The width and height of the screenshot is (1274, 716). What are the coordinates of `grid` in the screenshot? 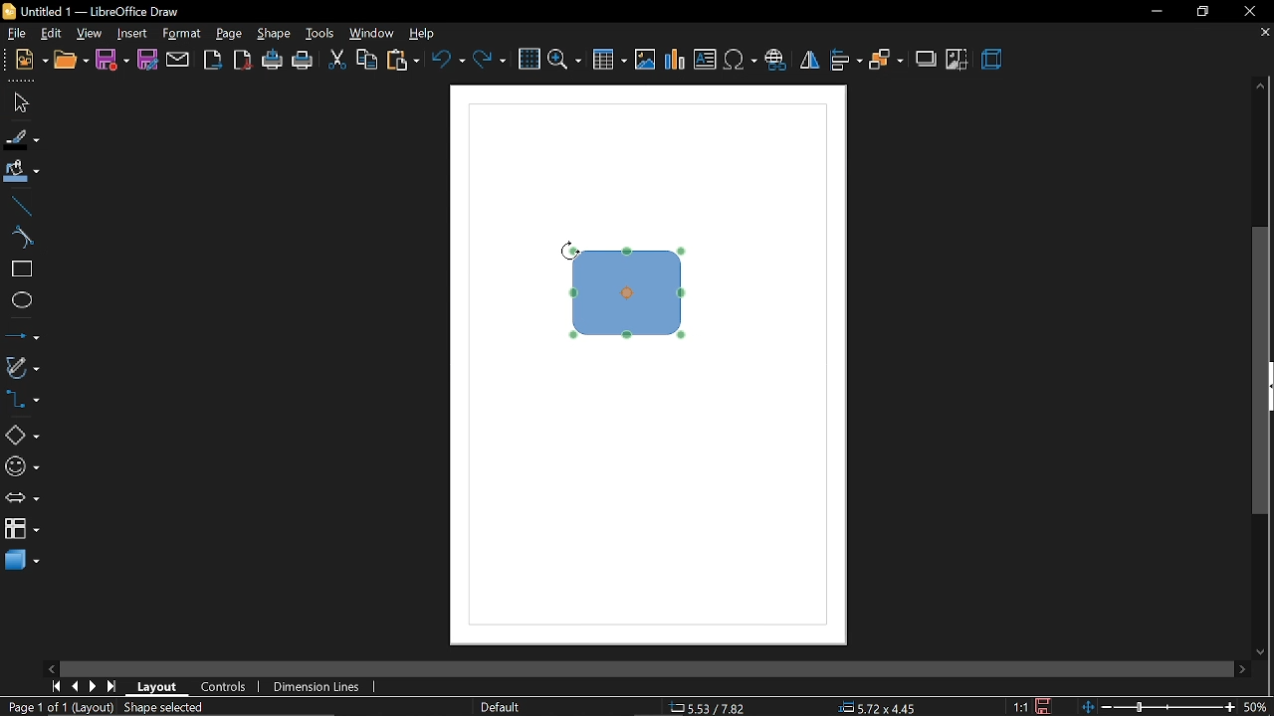 It's located at (530, 59).